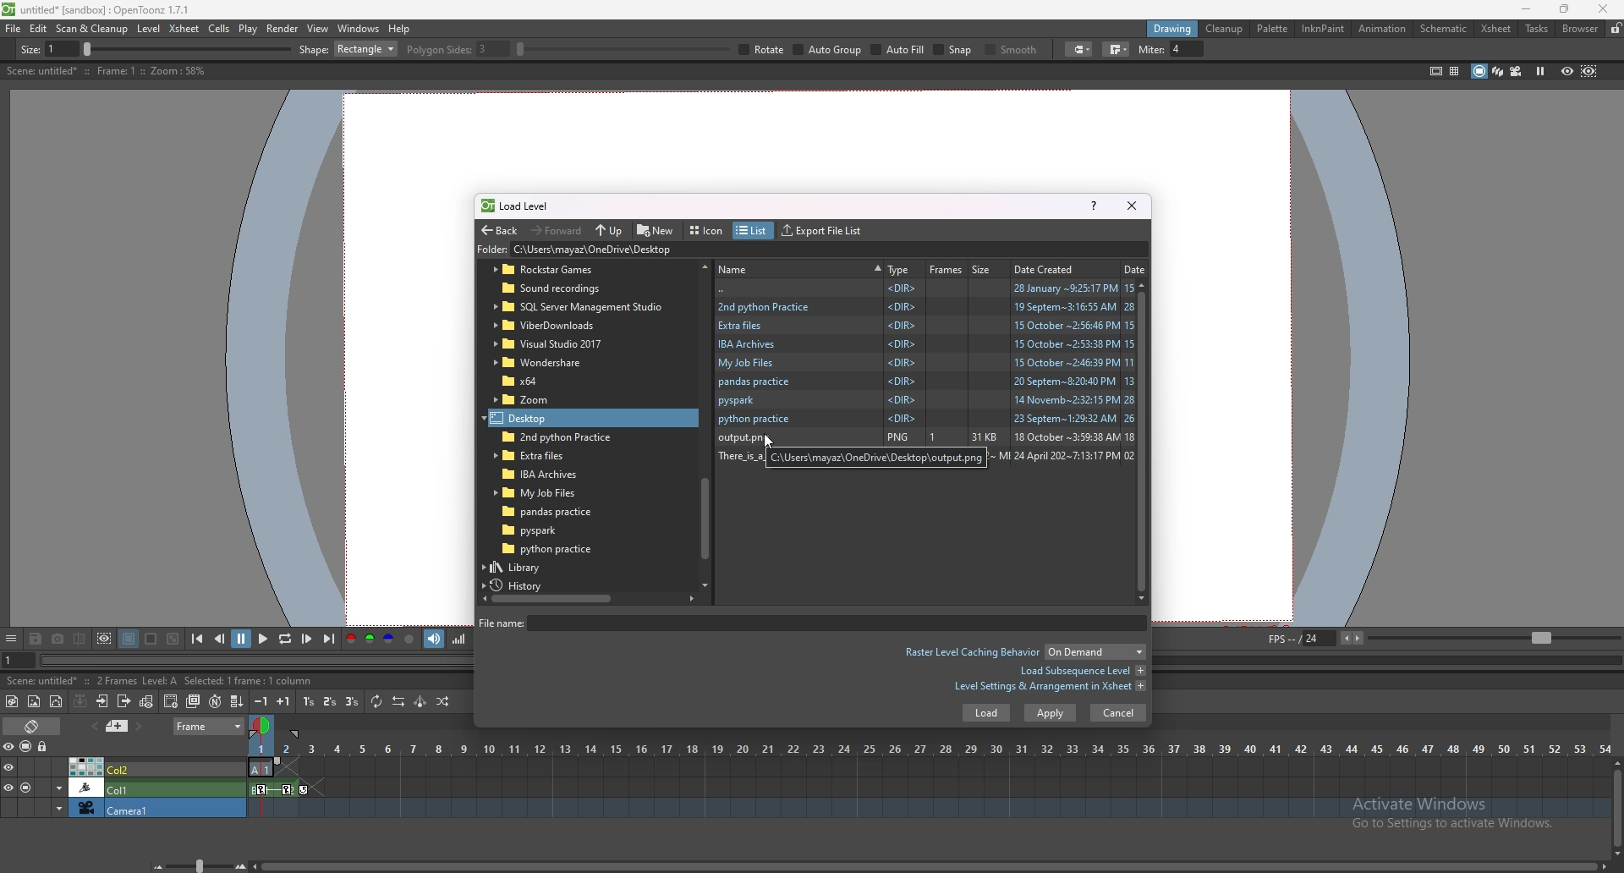 The image size is (1624, 873). I want to click on folder, so click(567, 270).